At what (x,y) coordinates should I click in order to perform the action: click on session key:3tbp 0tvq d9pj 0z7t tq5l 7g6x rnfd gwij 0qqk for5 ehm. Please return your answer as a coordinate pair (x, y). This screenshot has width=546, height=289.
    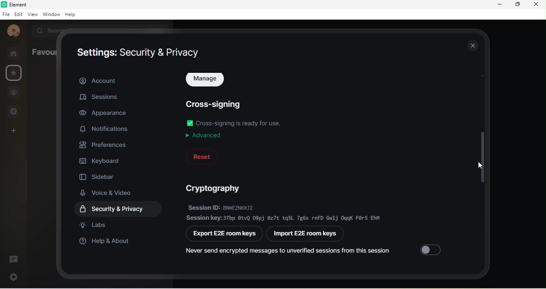
    Looking at the image, I should click on (285, 218).